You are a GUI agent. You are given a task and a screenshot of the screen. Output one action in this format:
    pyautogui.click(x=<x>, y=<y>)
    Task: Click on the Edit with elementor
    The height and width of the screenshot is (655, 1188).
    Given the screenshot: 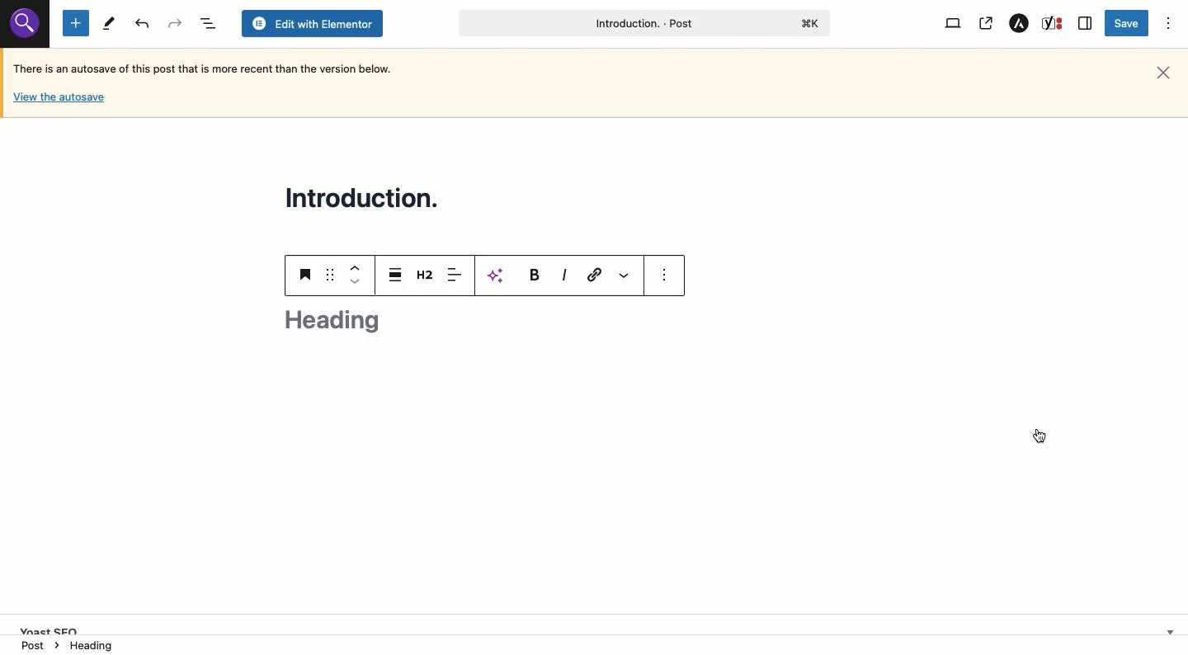 What is the action you would take?
    pyautogui.click(x=312, y=24)
    